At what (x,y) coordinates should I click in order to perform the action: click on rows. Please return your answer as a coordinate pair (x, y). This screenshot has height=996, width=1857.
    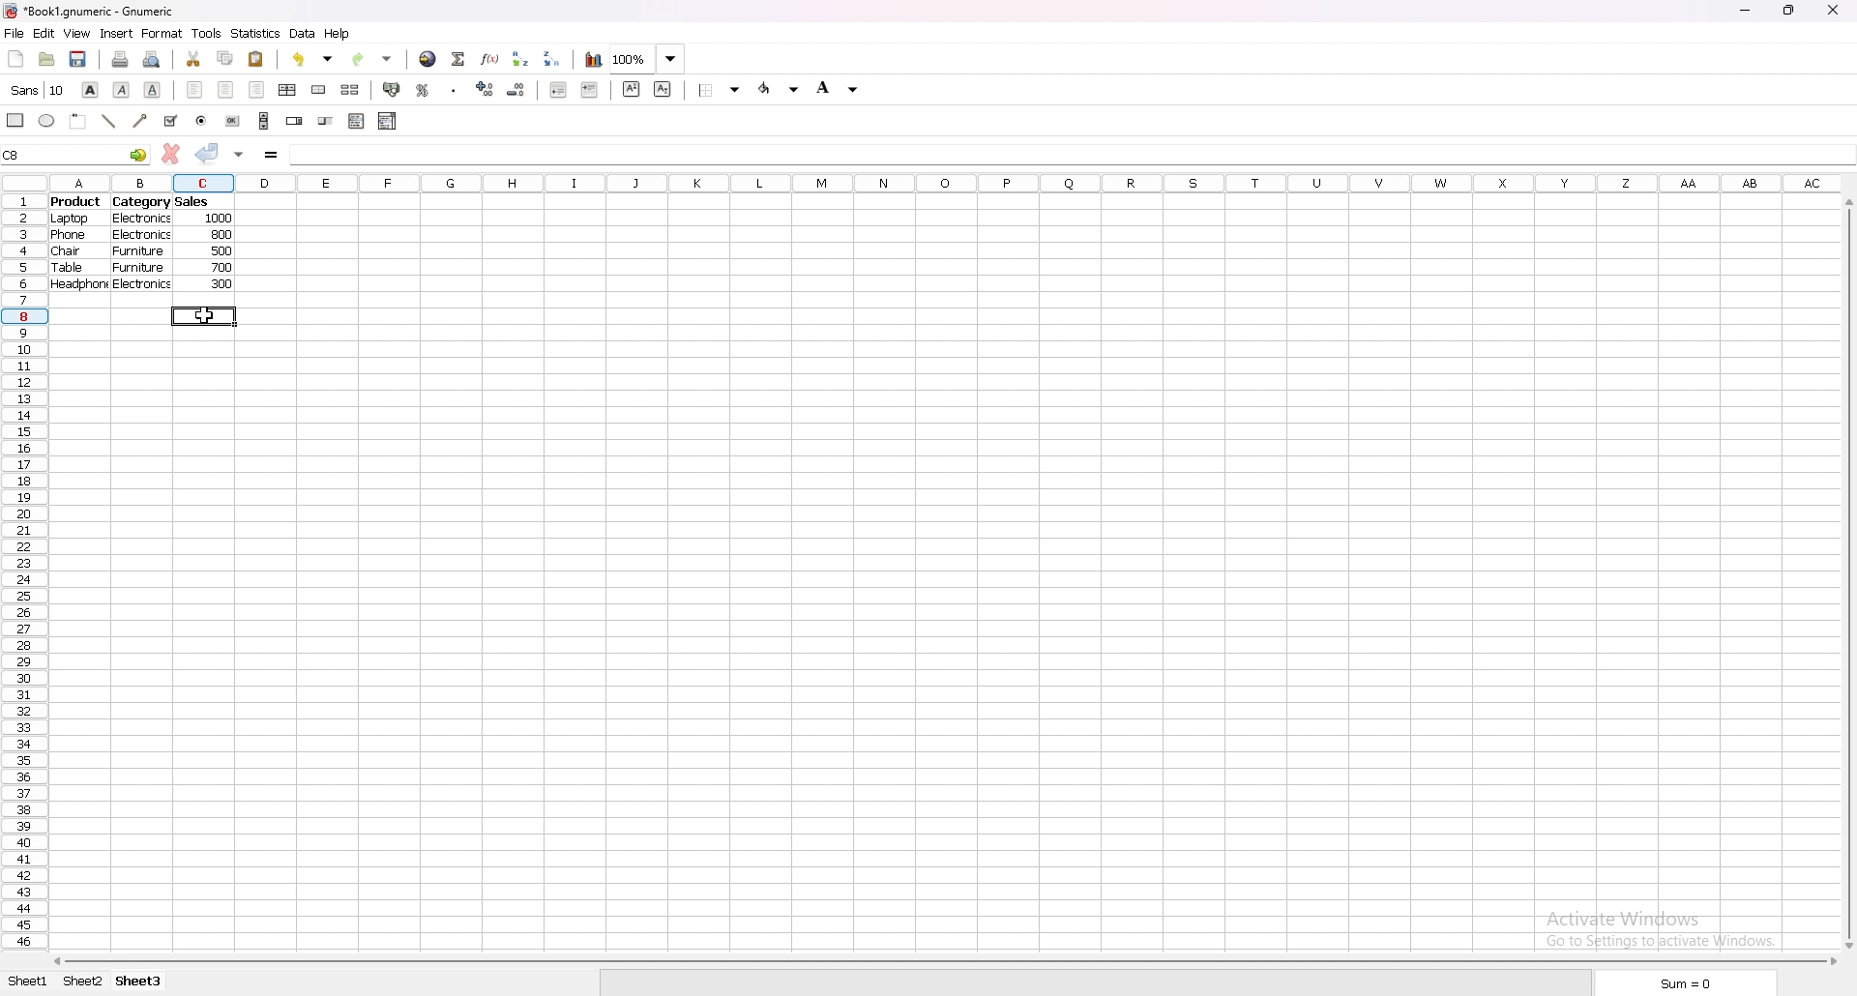
    Looking at the image, I should click on (18, 571).